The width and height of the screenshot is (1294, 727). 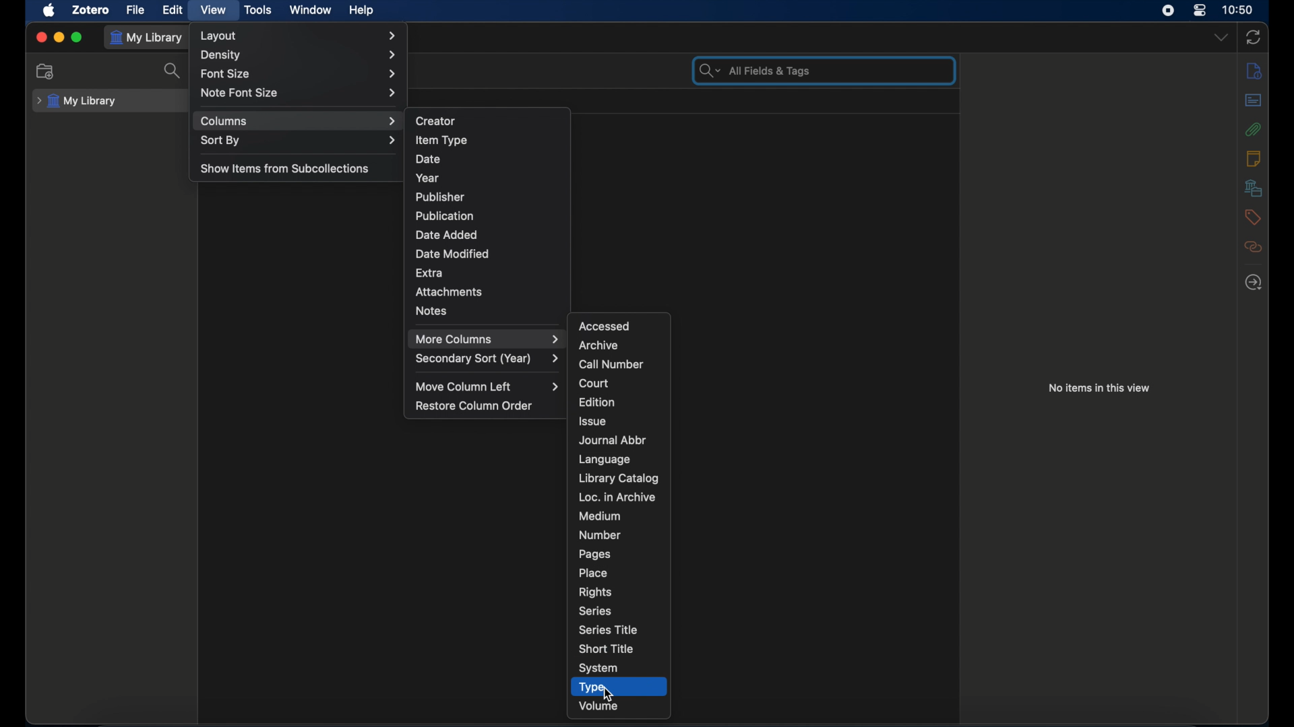 I want to click on search bar, so click(x=753, y=70).